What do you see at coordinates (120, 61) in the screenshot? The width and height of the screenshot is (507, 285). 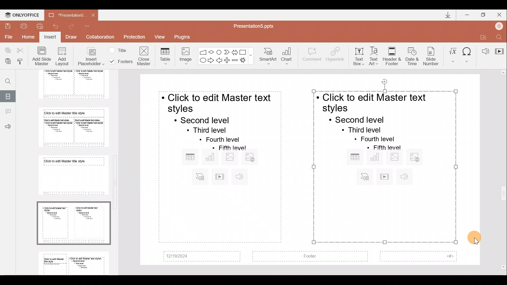 I see `Footers` at bounding box center [120, 61].